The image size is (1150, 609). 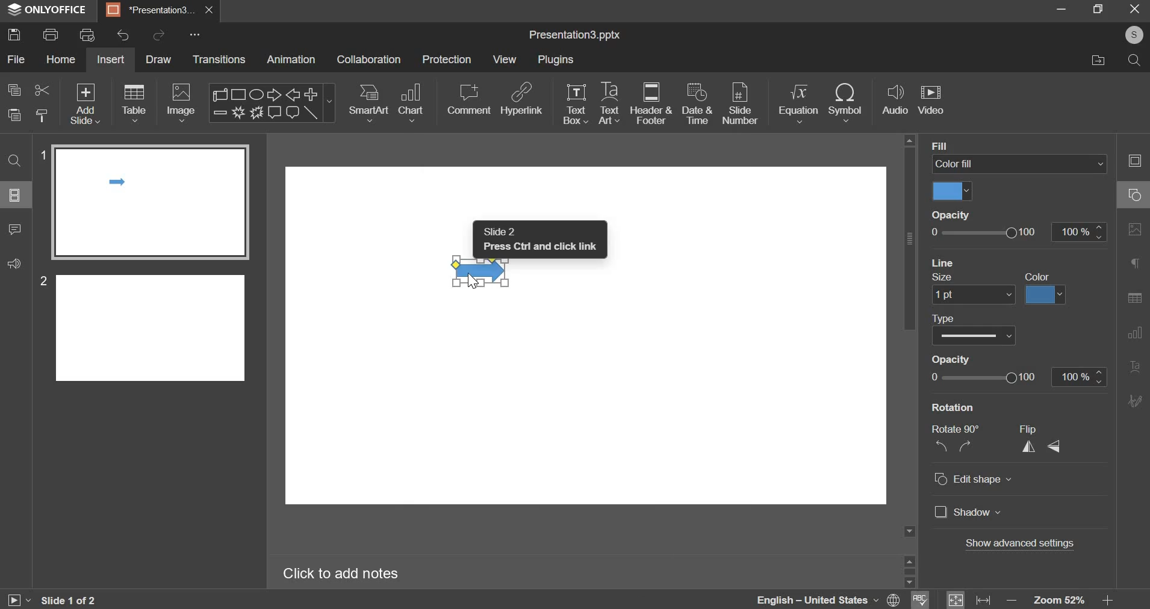 I want to click on Scroll down, so click(x=909, y=531).